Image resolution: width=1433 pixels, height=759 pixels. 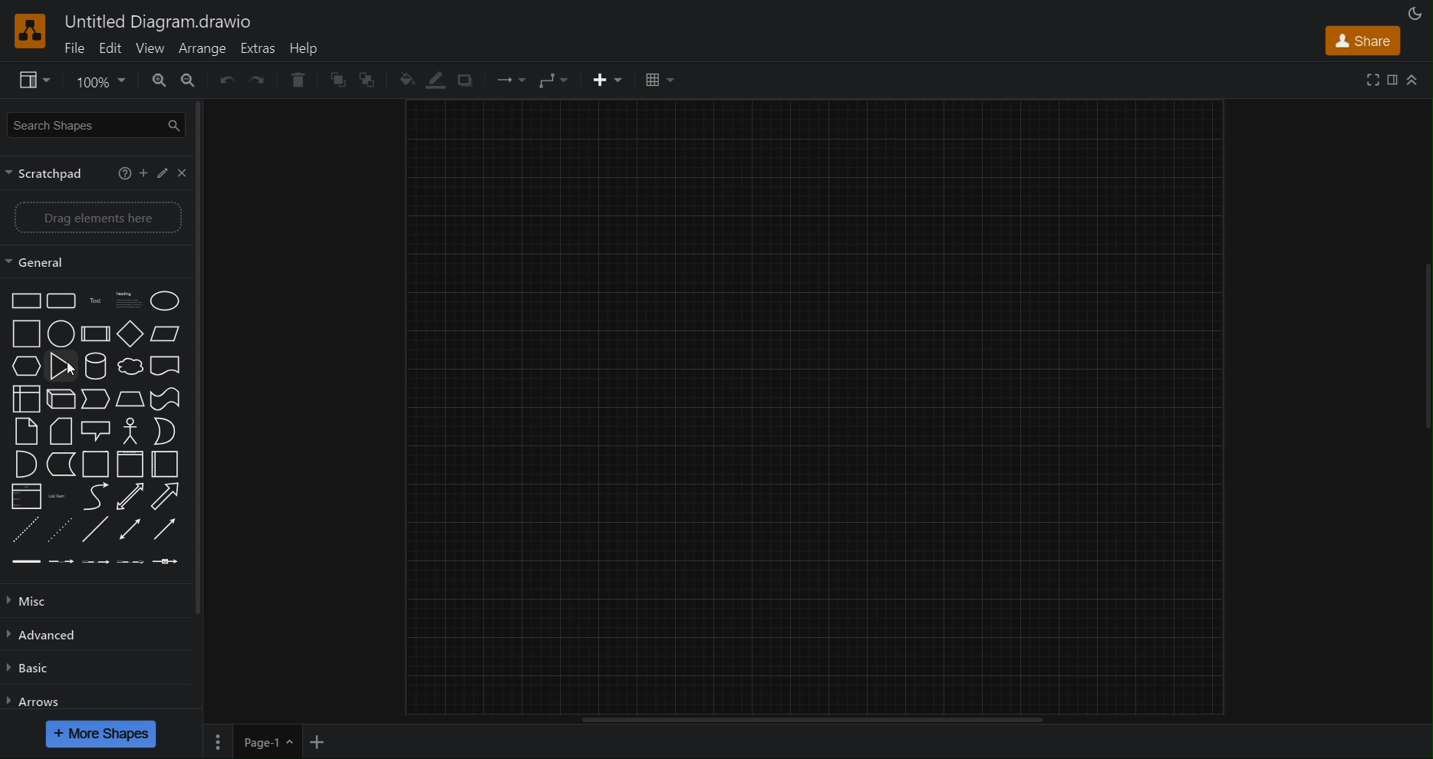 What do you see at coordinates (97, 125) in the screenshot?
I see `Search Shapes` at bounding box center [97, 125].